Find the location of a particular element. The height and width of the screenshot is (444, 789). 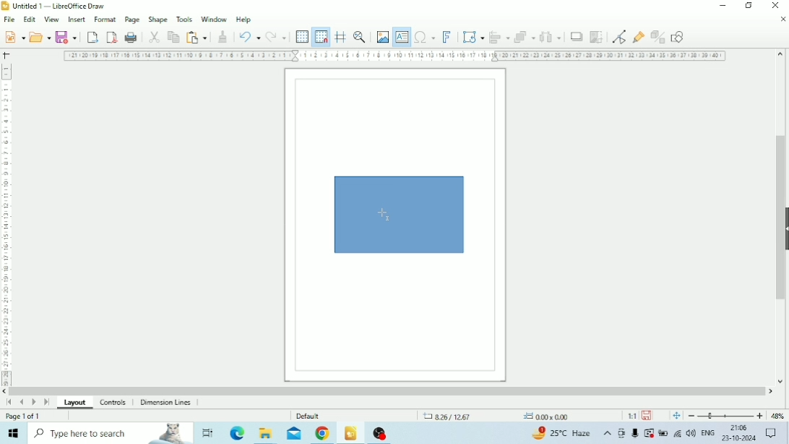

Show is located at coordinates (784, 227).